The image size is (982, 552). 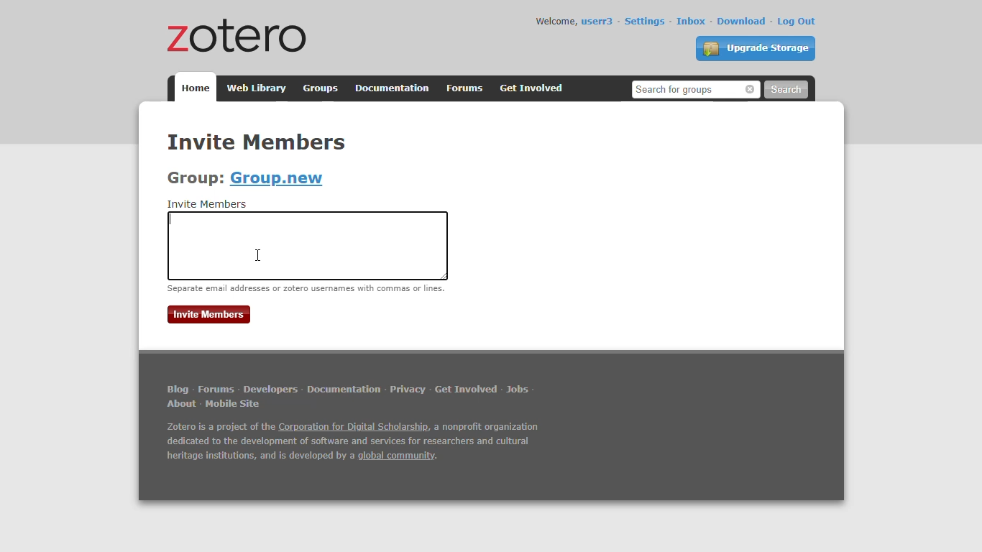 What do you see at coordinates (216, 389) in the screenshot?
I see `forums` at bounding box center [216, 389].